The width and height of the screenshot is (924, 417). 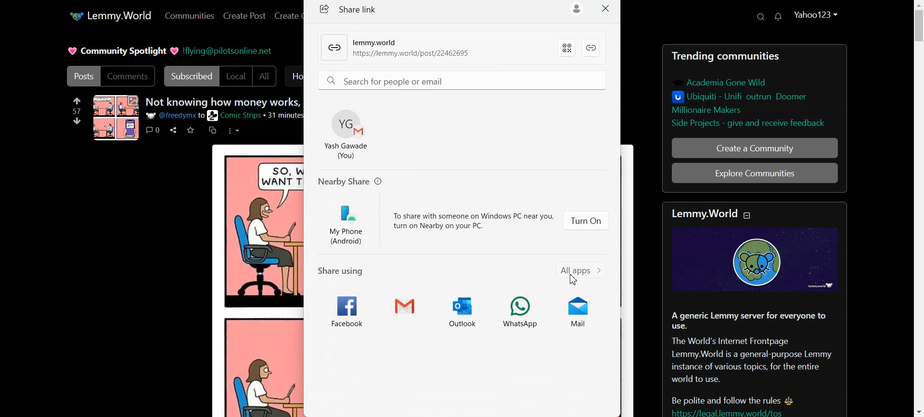 I want to click on Cursor, so click(x=574, y=279).